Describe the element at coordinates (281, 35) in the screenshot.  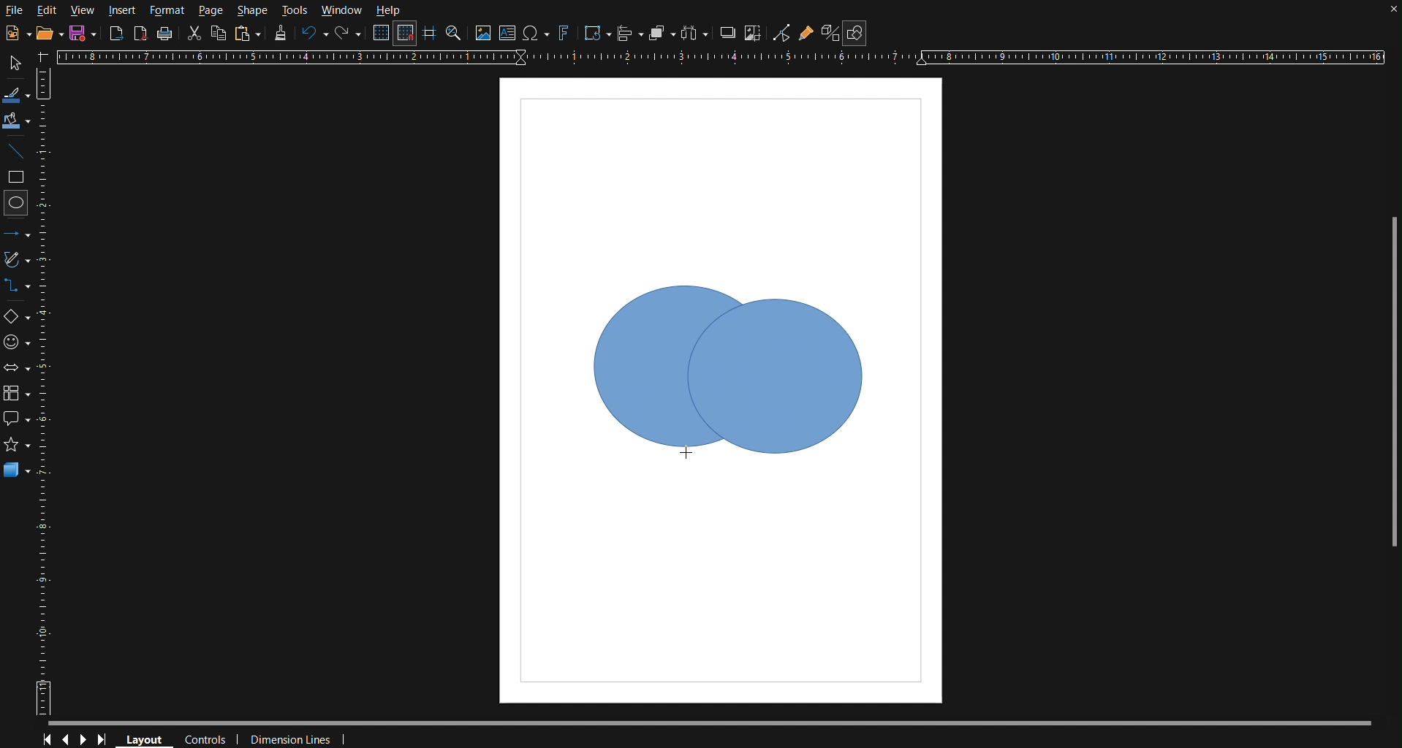
I see `Formatting` at that location.